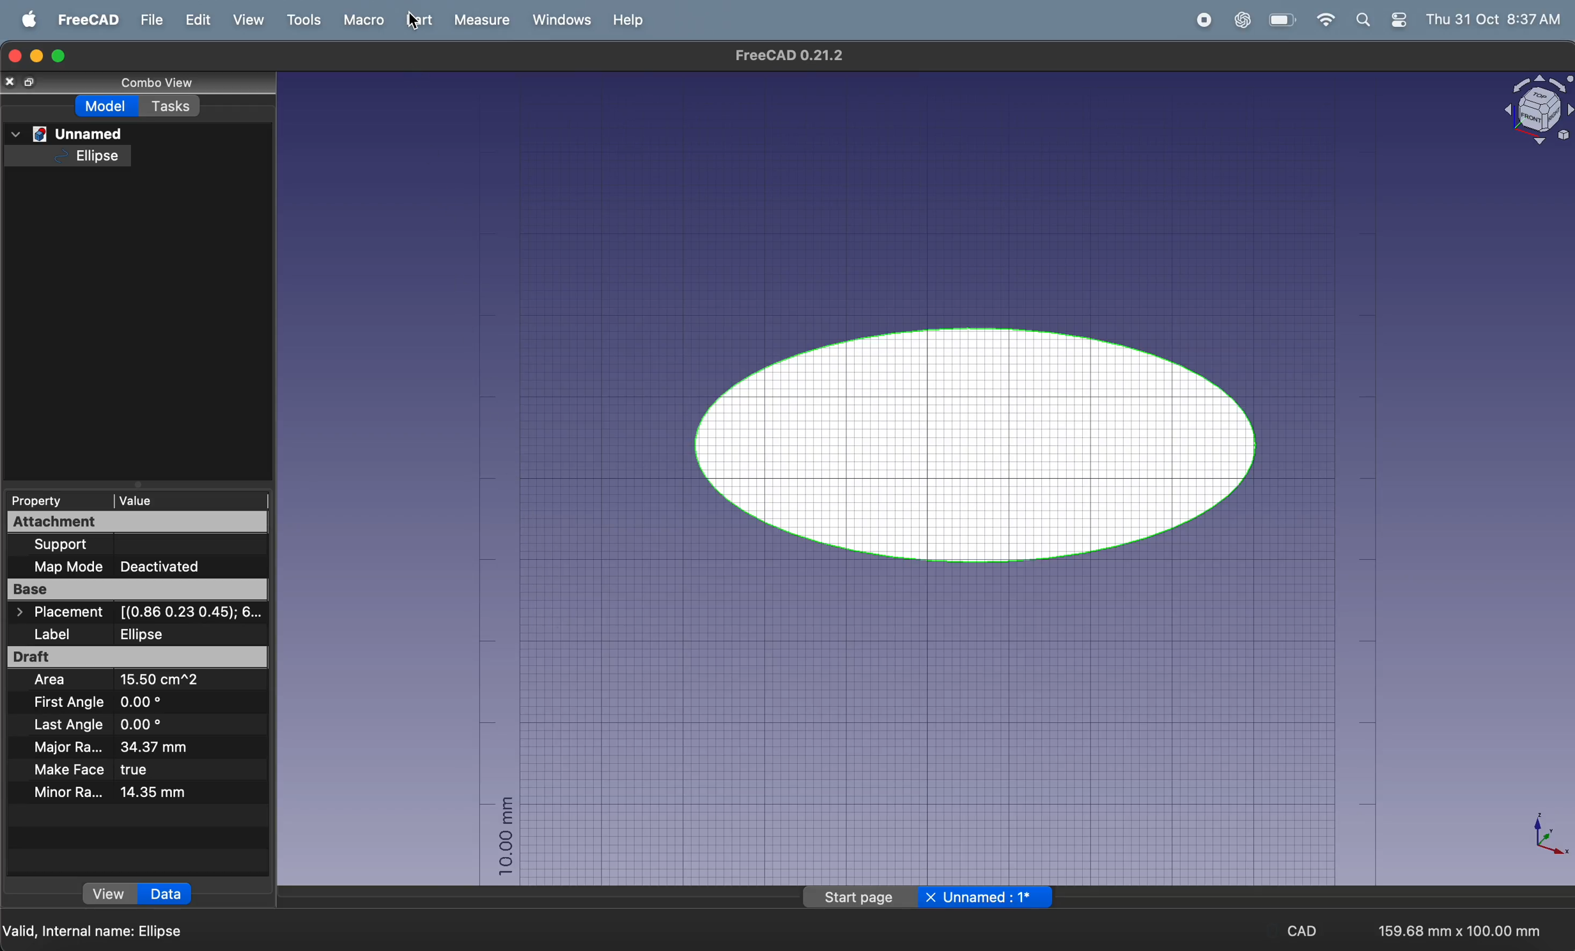 The height and width of the screenshot is (951, 1575). I want to click on windows, so click(559, 20).